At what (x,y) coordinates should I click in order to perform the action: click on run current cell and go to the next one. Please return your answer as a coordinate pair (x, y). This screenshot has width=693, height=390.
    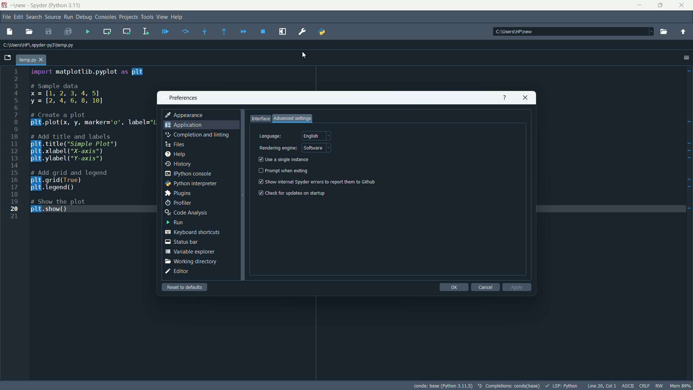
    Looking at the image, I should click on (127, 31).